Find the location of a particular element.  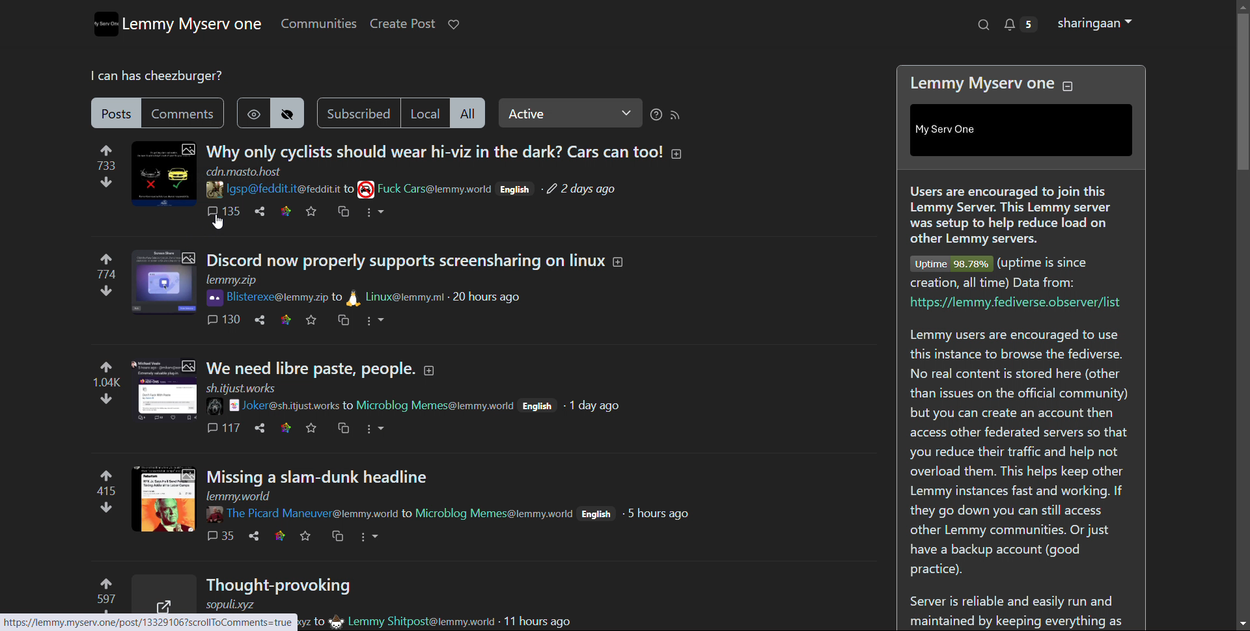

share is located at coordinates (255, 535).